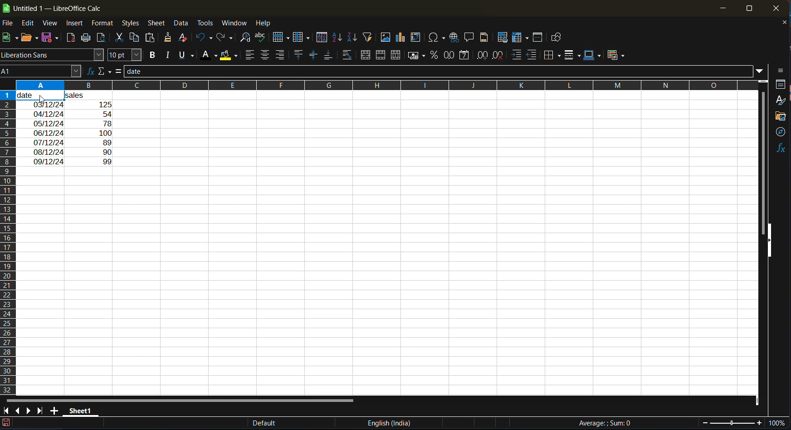  Describe the element at coordinates (251, 55) in the screenshot. I see `align left` at that location.